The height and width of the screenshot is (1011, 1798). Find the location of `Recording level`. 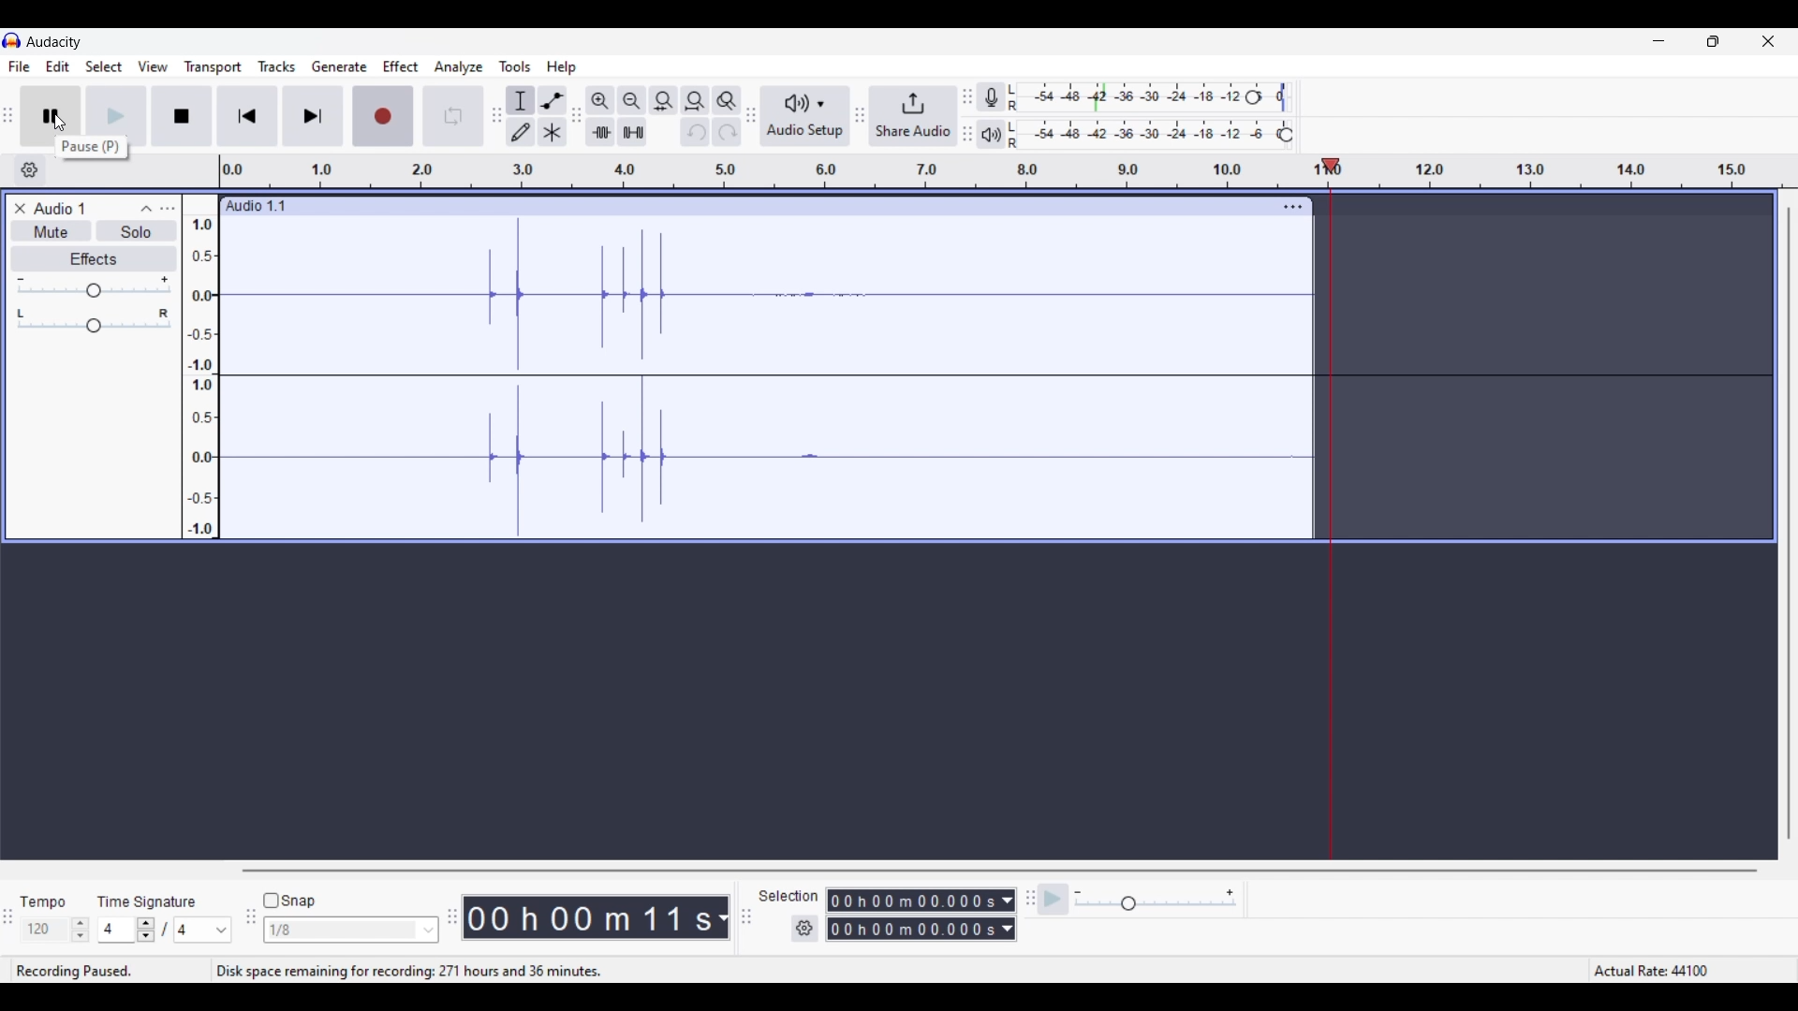

Recording level is located at coordinates (1138, 95).